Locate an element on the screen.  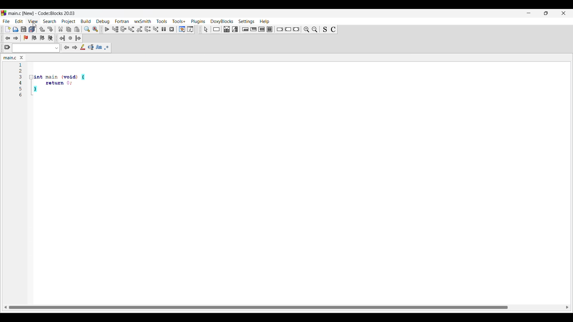
Copy is located at coordinates (69, 30).